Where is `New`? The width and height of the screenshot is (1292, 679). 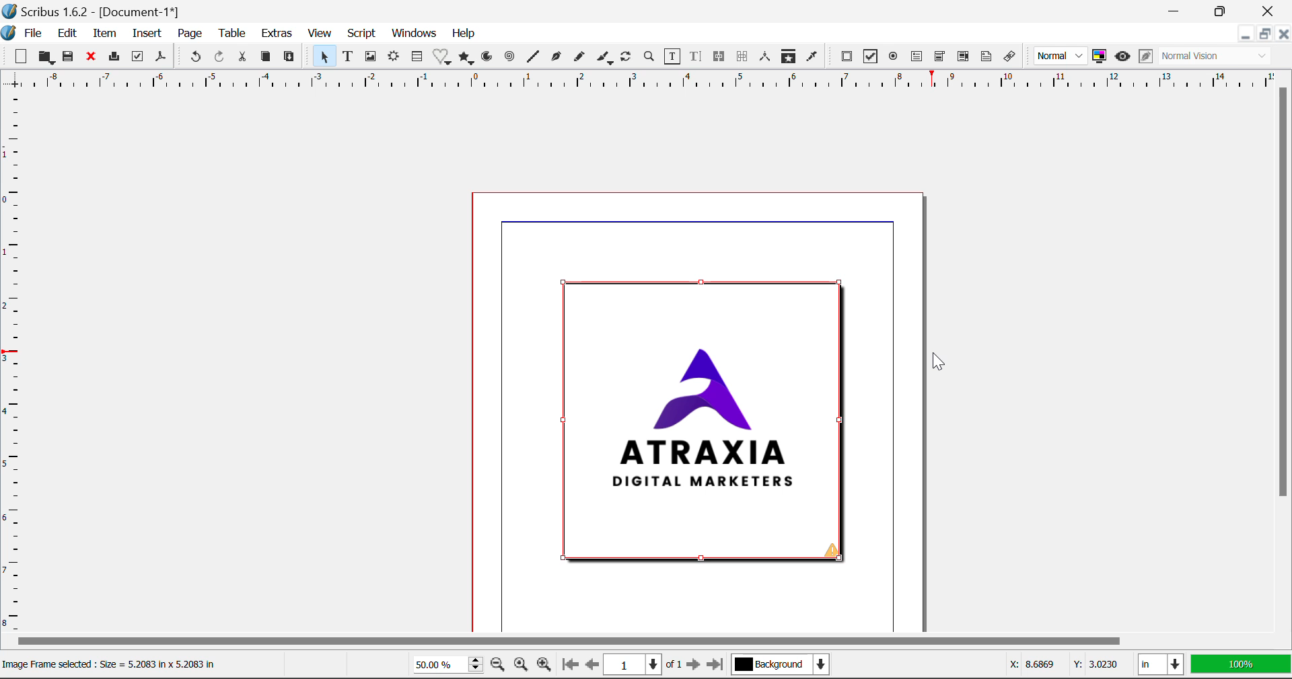 New is located at coordinates (20, 57).